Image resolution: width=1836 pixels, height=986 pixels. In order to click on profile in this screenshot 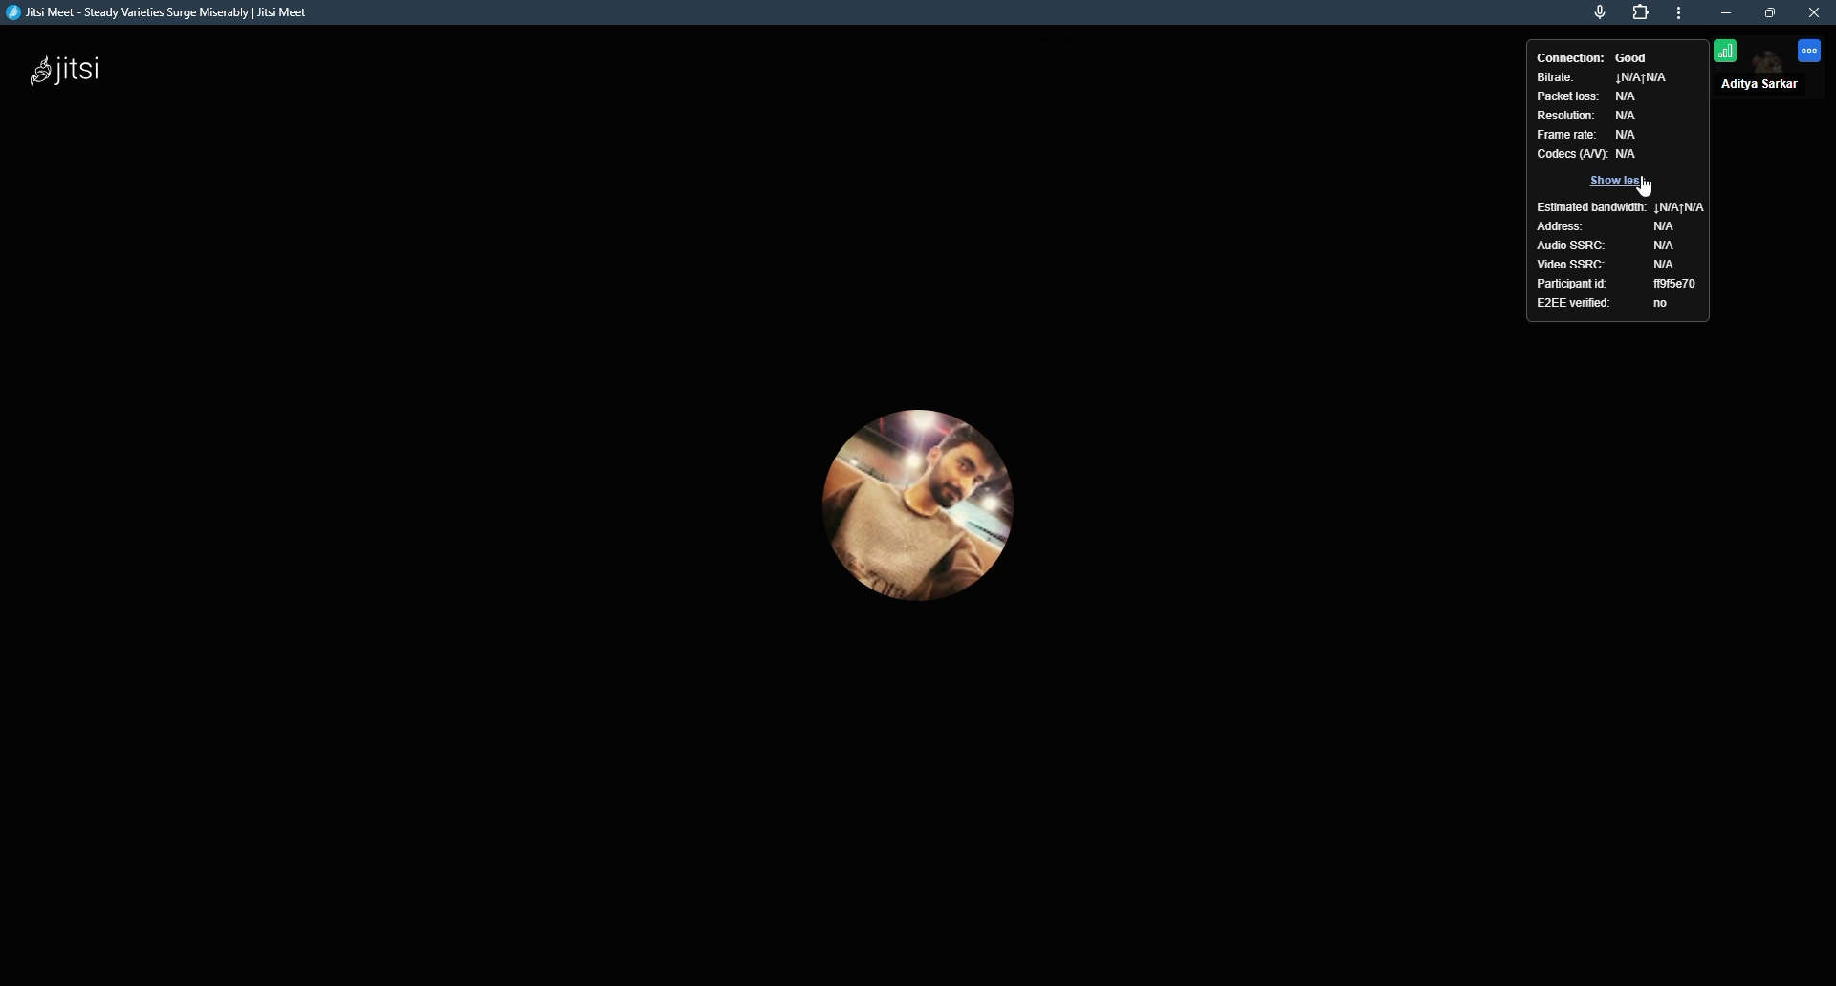, I will do `click(922, 500)`.